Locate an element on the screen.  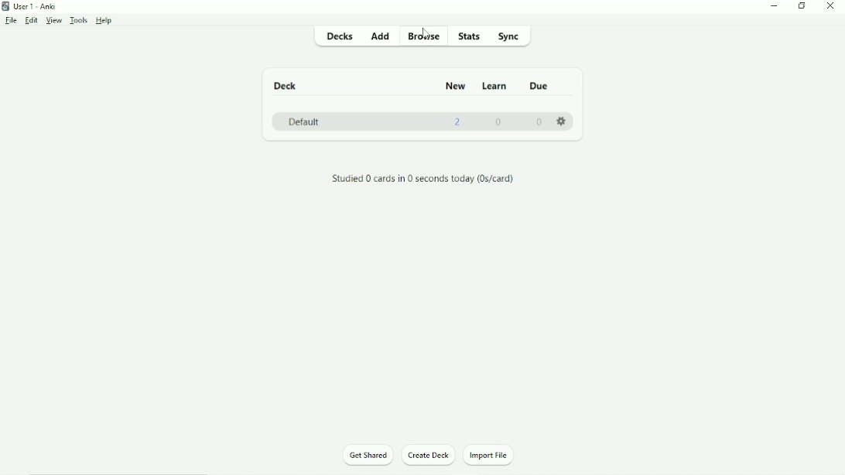
Decks is located at coordinates (340, 37).